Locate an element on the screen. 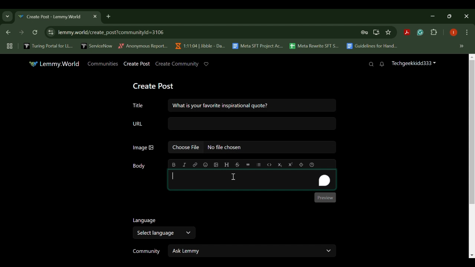 This screenshot has width=475, height=267. Refresh Webpage is located at coordinates (36, 33).